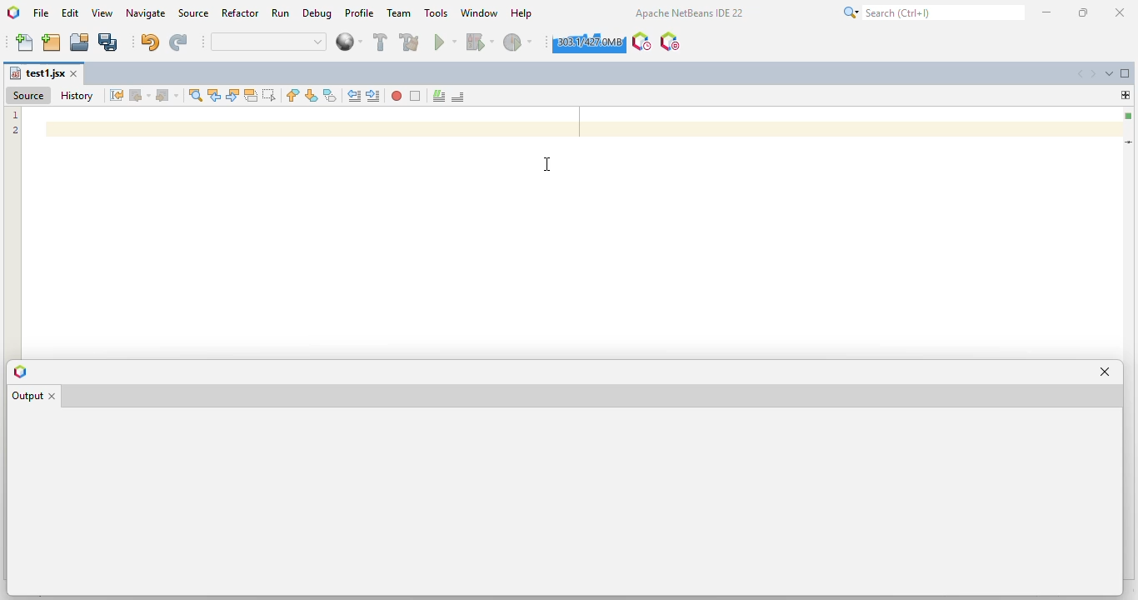 This screenshot has width=1138, height=600. Describe the element at coordinates (547, 163) in the screenshot. I see `cursor` at that location.